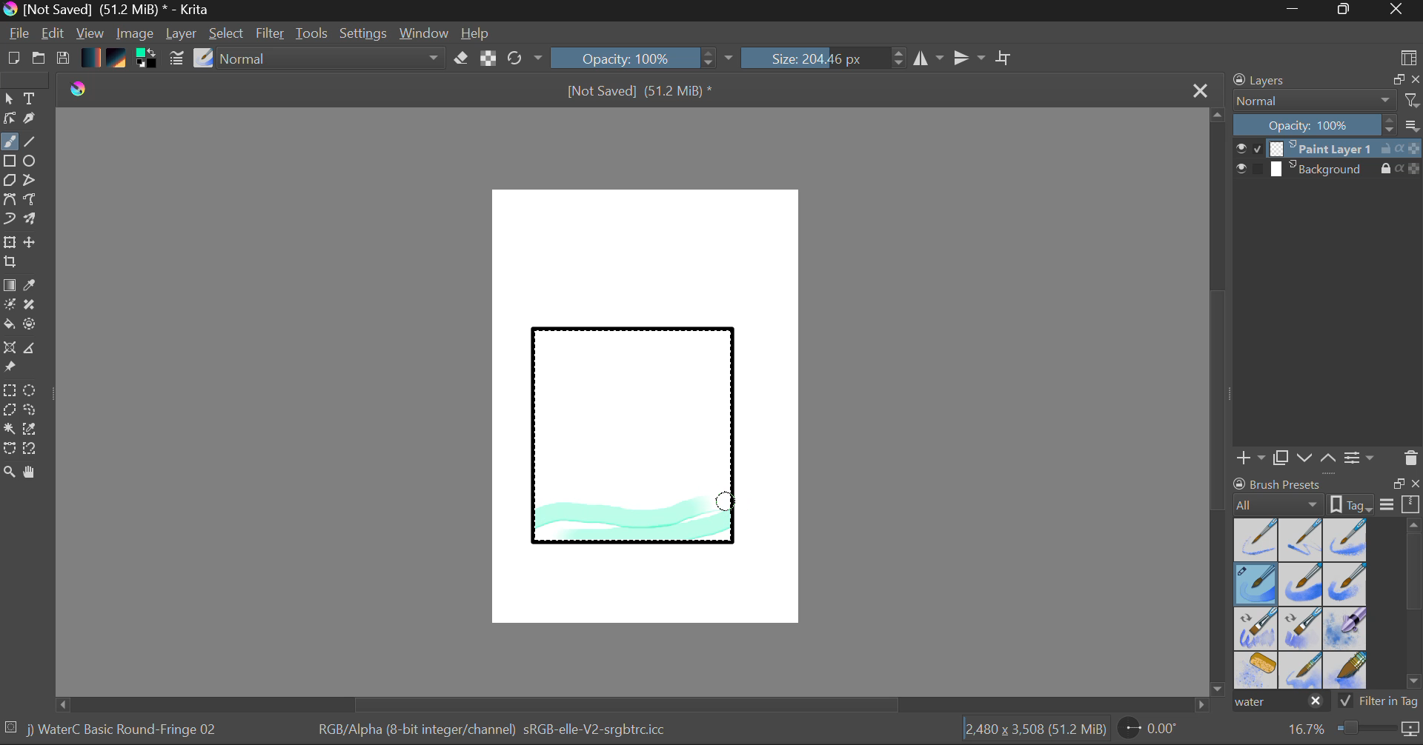 This screenshot has height=745, width=1423. Describe the element at coordinates (9, 120) in the screenshot. I see `Edit Shapes` at that location.